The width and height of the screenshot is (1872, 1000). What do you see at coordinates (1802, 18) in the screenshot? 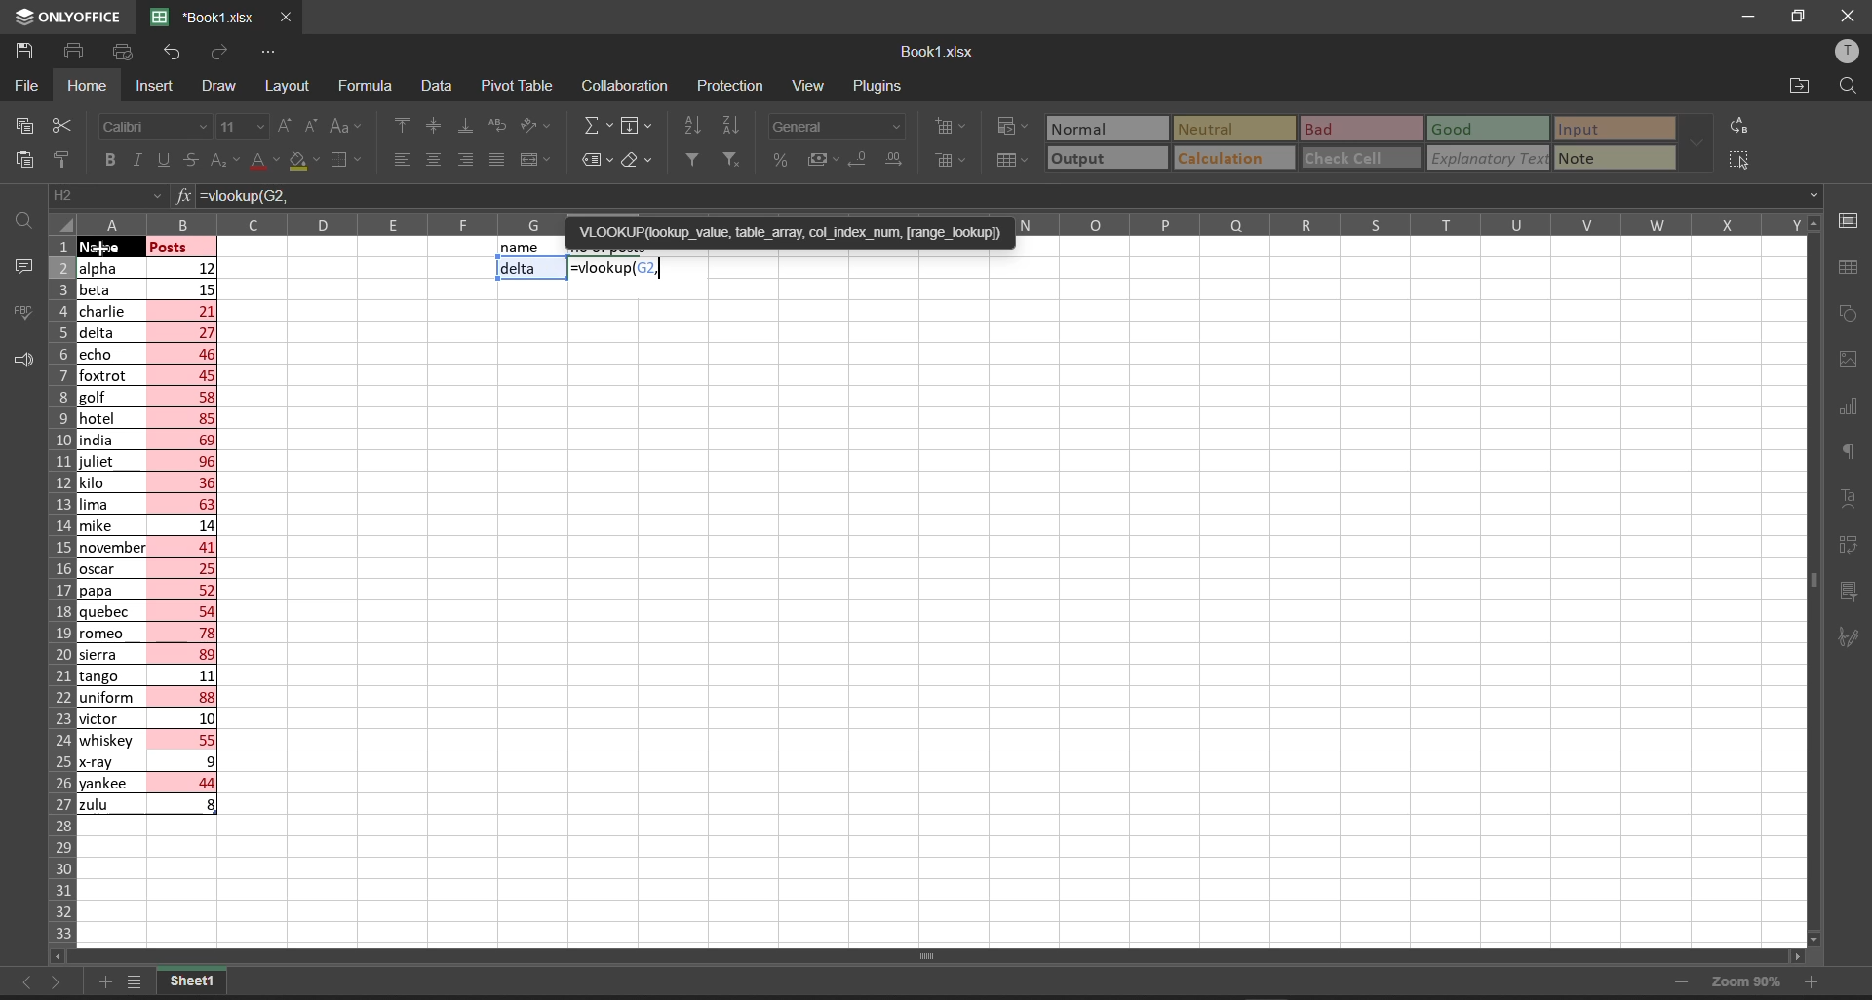
I see `maximize` at bounding box center [1802, 18].